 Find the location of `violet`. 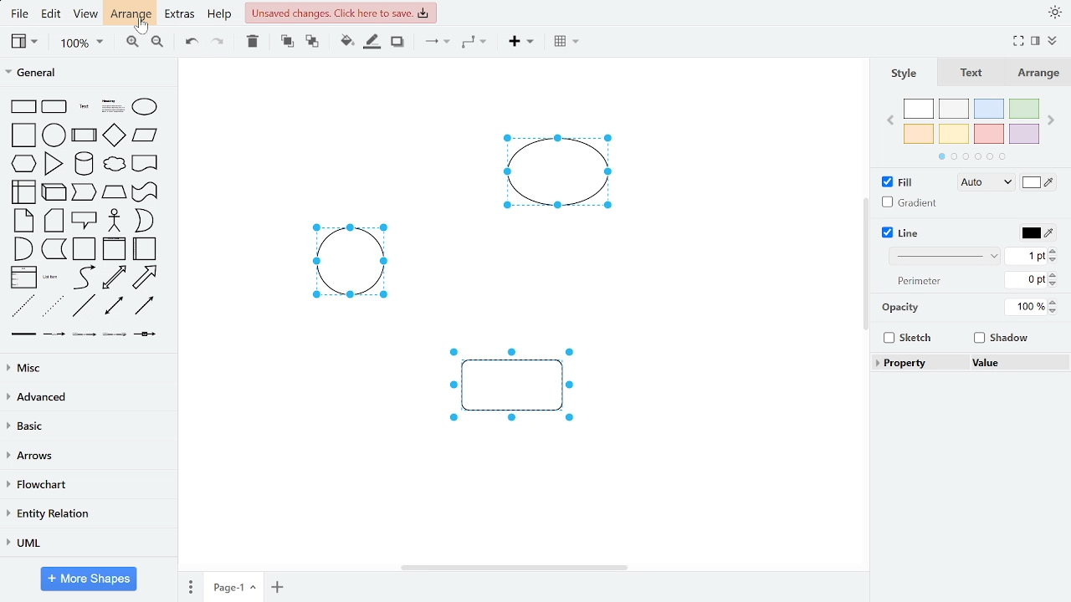

violet is located at coordinates (1023, 134).